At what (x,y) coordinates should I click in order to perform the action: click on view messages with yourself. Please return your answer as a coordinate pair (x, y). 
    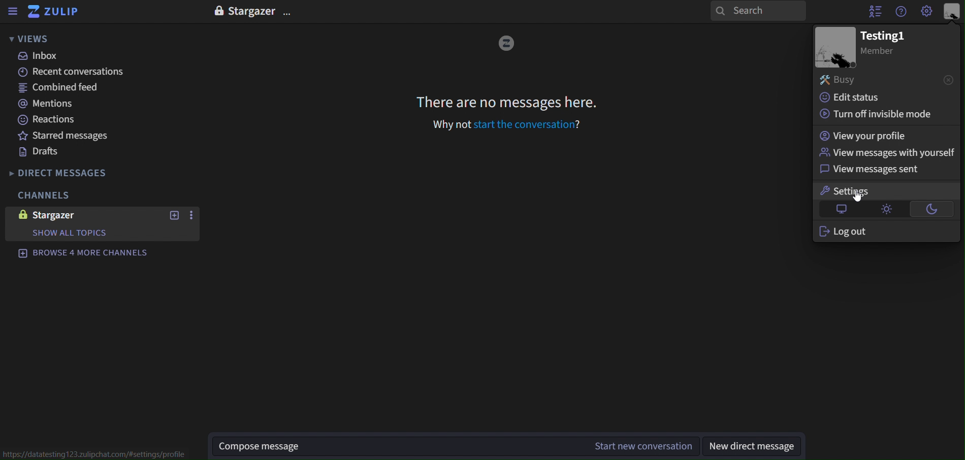
    Looking at the image, I should click on (885, 152).